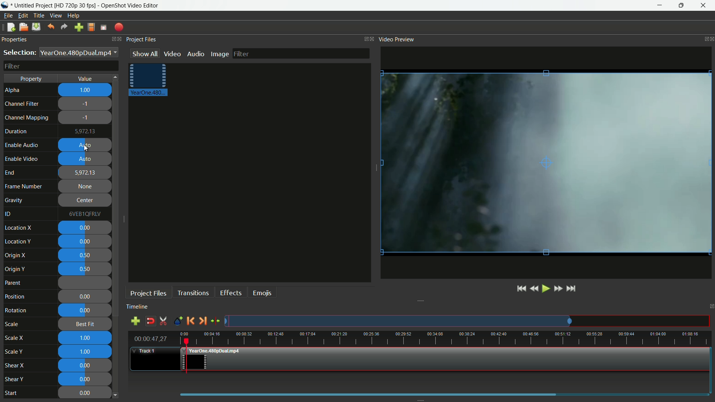  Describe the element at coordinates (104, 27) in the screenshot. I see `full screen` at that location.